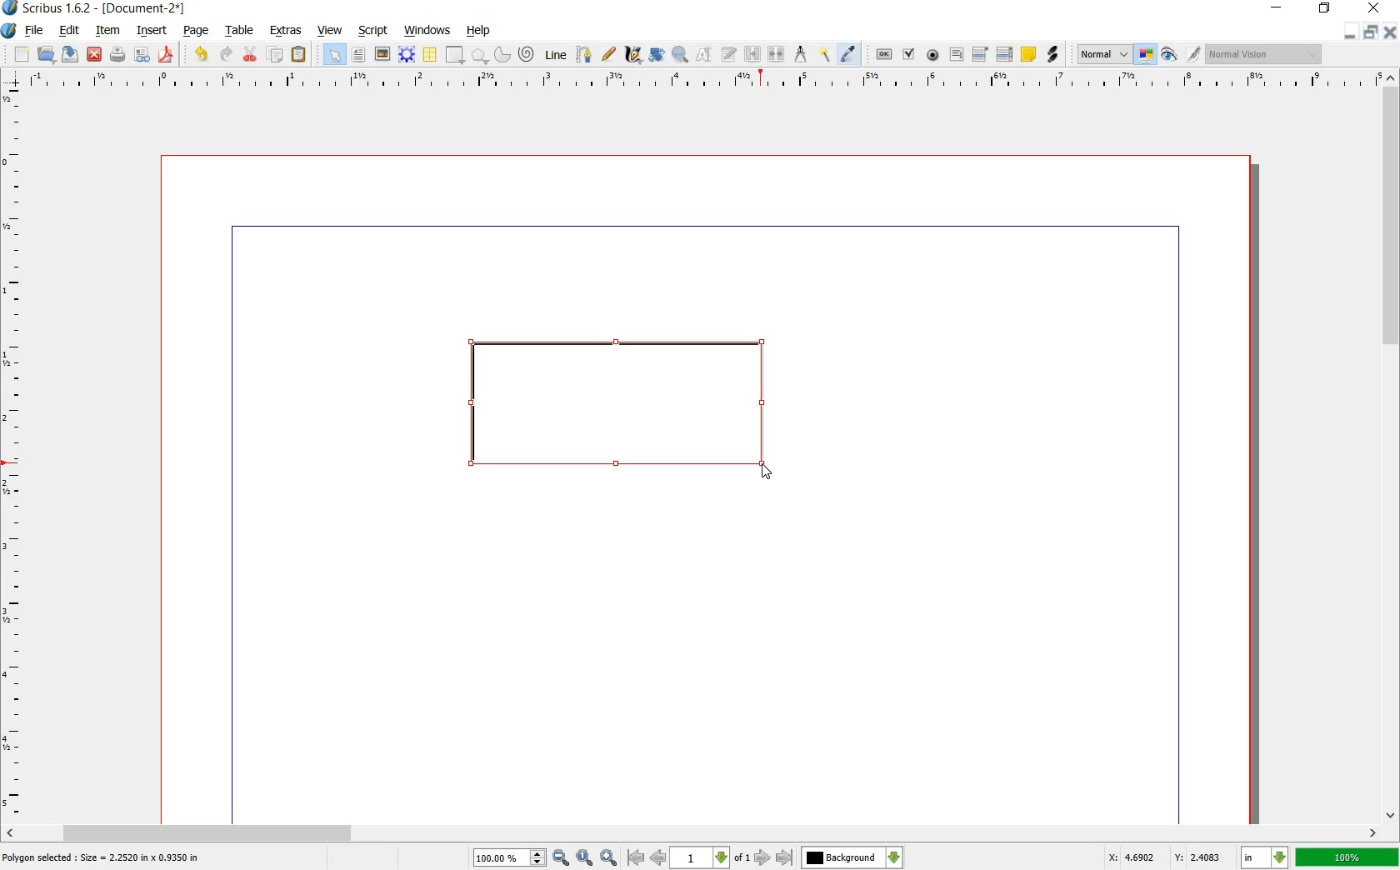 The width and height of the screenshot is (1400, 870). I want to click on Cursor, so click(767, 472).